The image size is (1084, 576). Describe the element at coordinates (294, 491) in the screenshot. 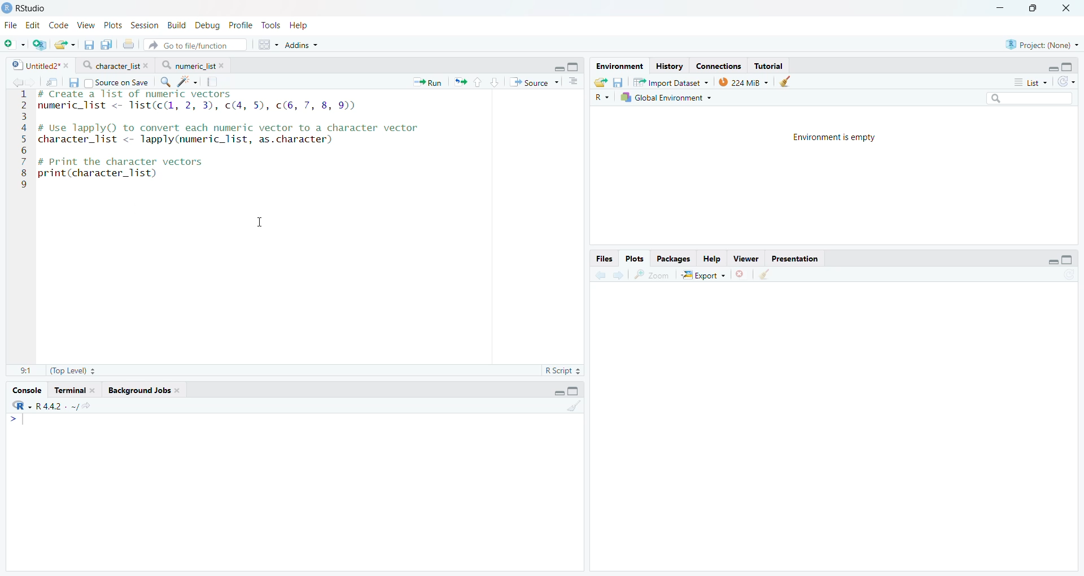

I see `Console` at that location.